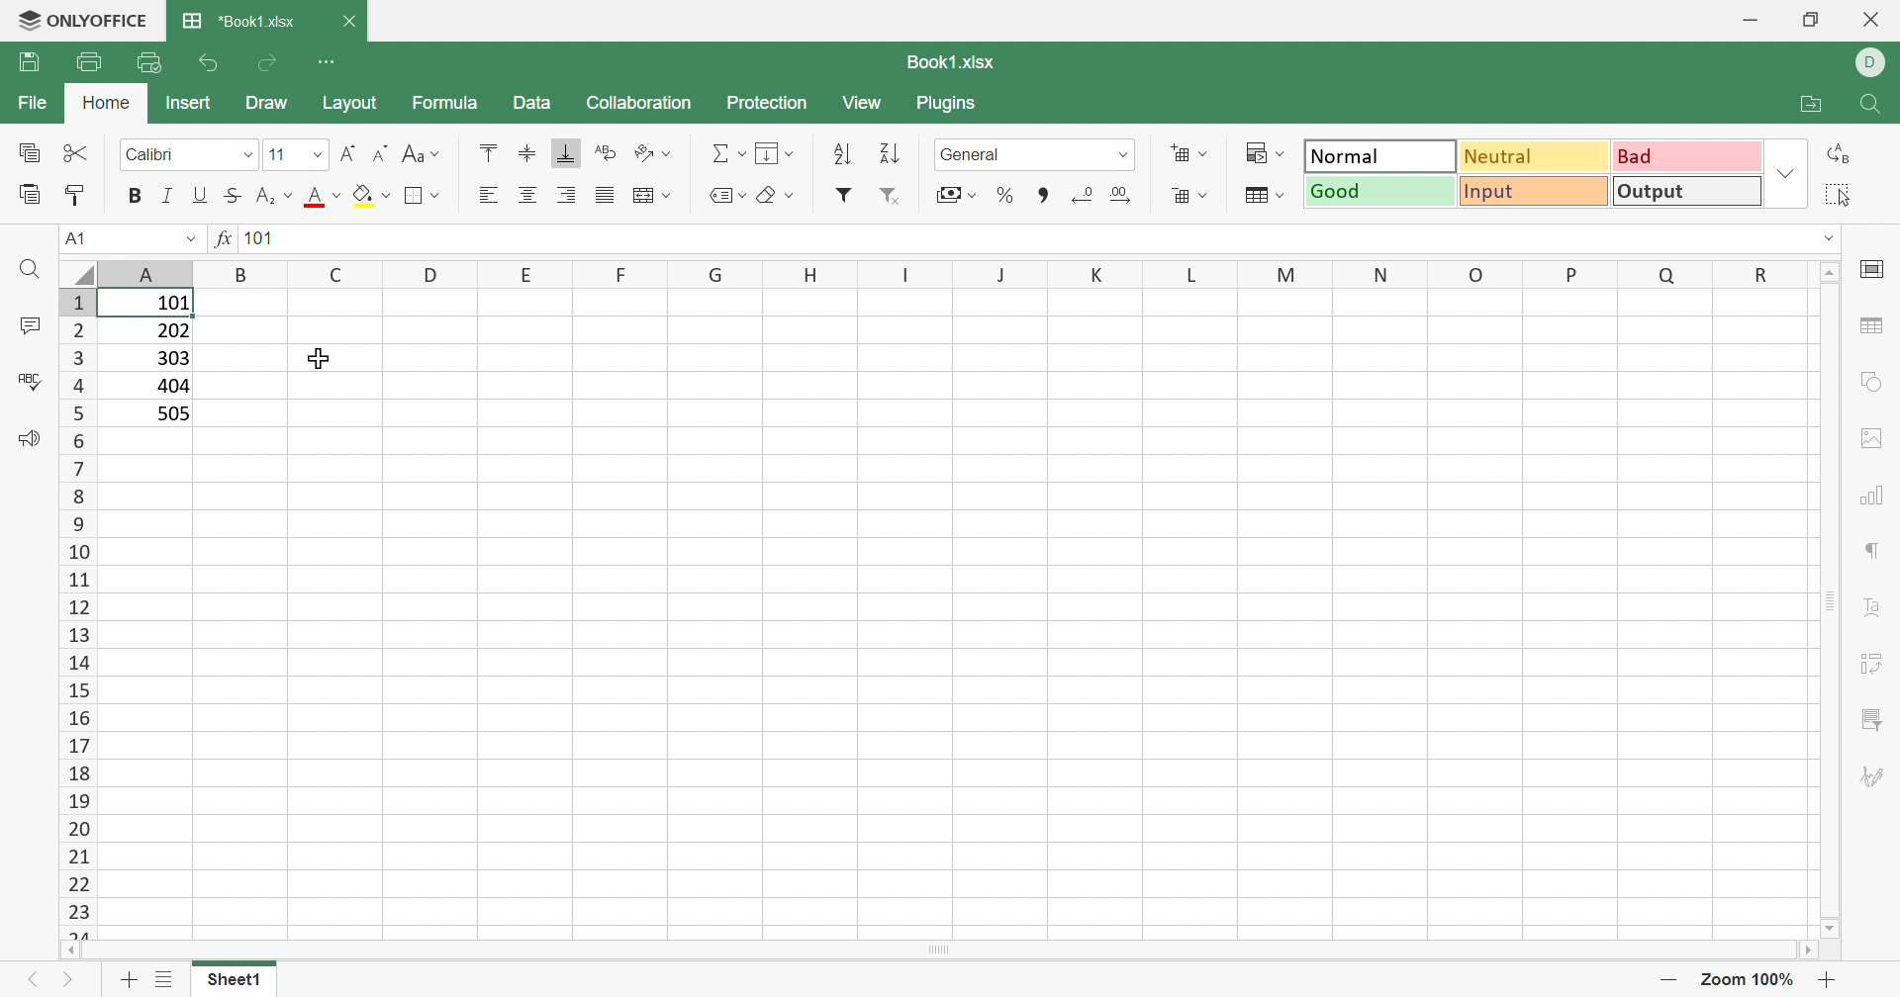 Image resolution: width=1900 pixels, height=997 pixels. I want to click on Ascending order, so click(848, 154).